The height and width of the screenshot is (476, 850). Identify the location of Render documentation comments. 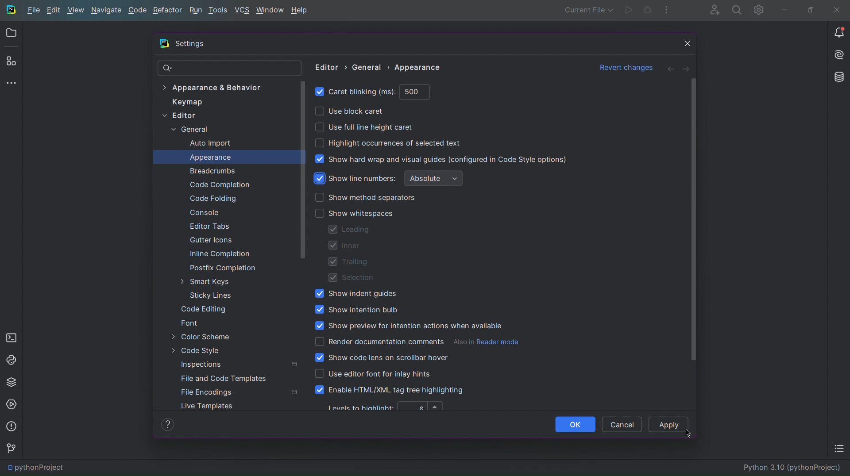
(417, 342).